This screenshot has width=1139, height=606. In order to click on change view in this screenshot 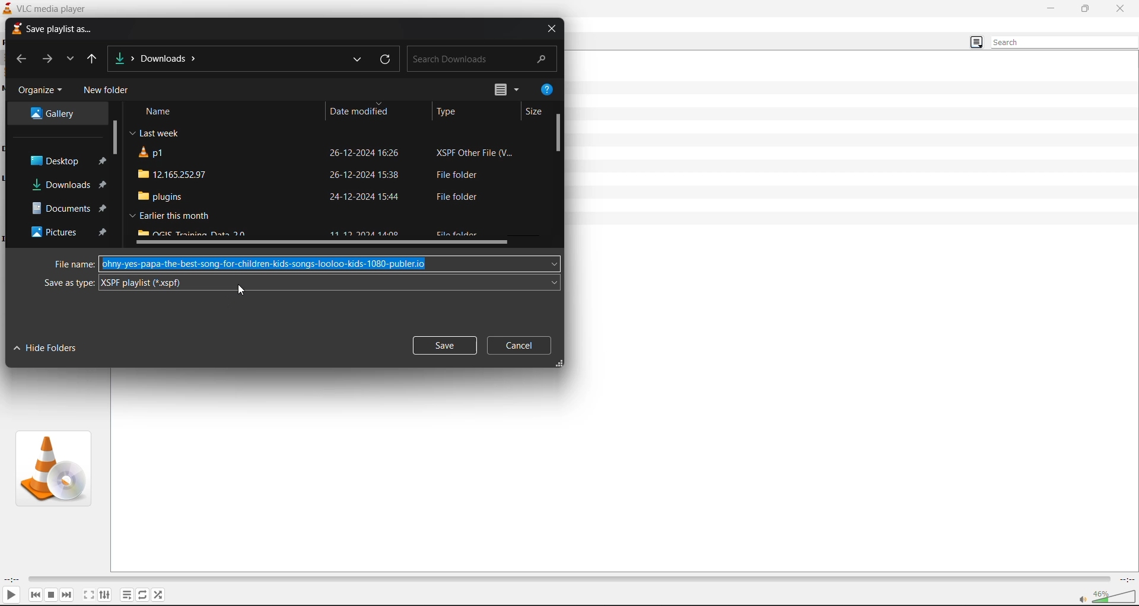, I will do `click(508, 90)`.